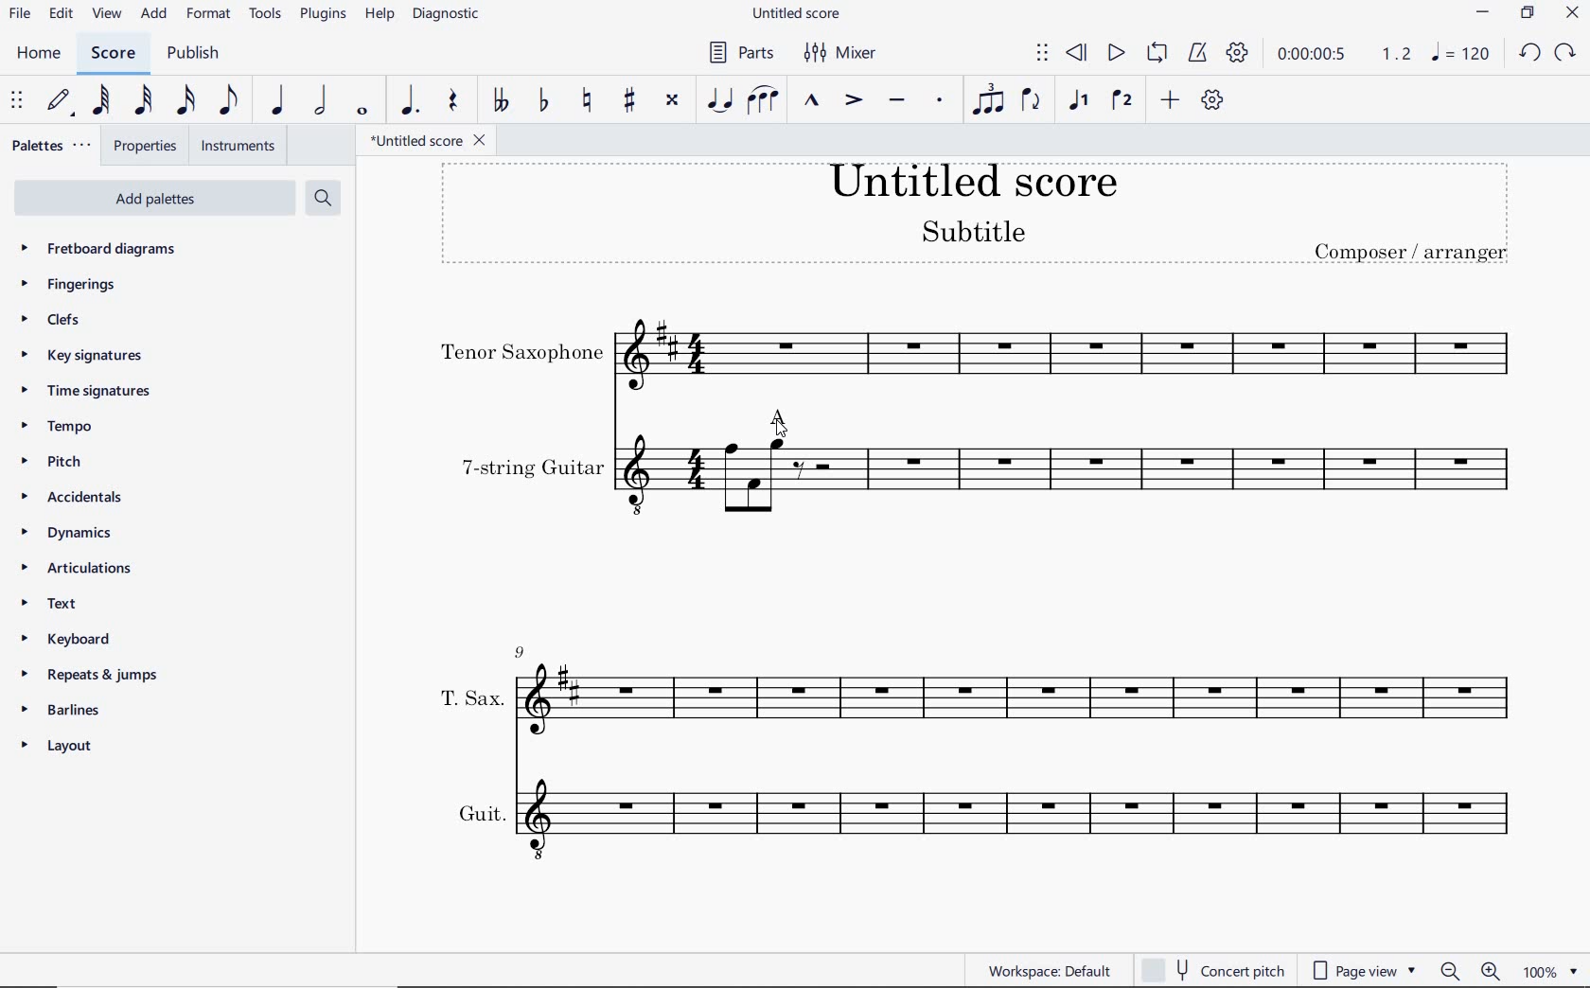 This screenshot has height=988, width=1590. I want to click on EIGHTH NOTE, so click(229, 101).